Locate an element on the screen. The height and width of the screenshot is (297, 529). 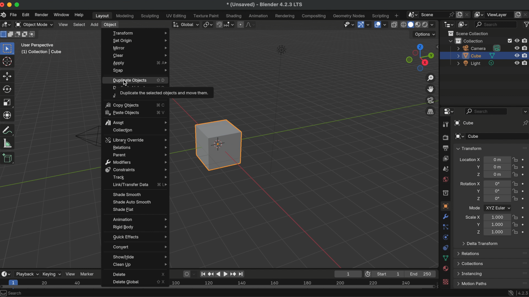
constraints menu is located at coordinates (137, 170).